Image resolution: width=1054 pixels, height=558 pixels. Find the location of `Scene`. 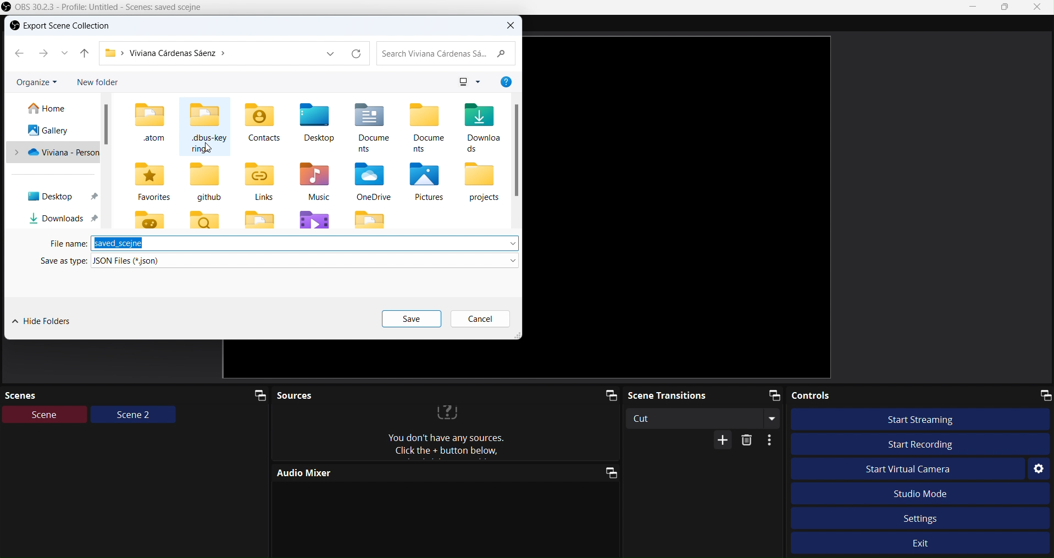

Scene is located at coordinates (45, 415).